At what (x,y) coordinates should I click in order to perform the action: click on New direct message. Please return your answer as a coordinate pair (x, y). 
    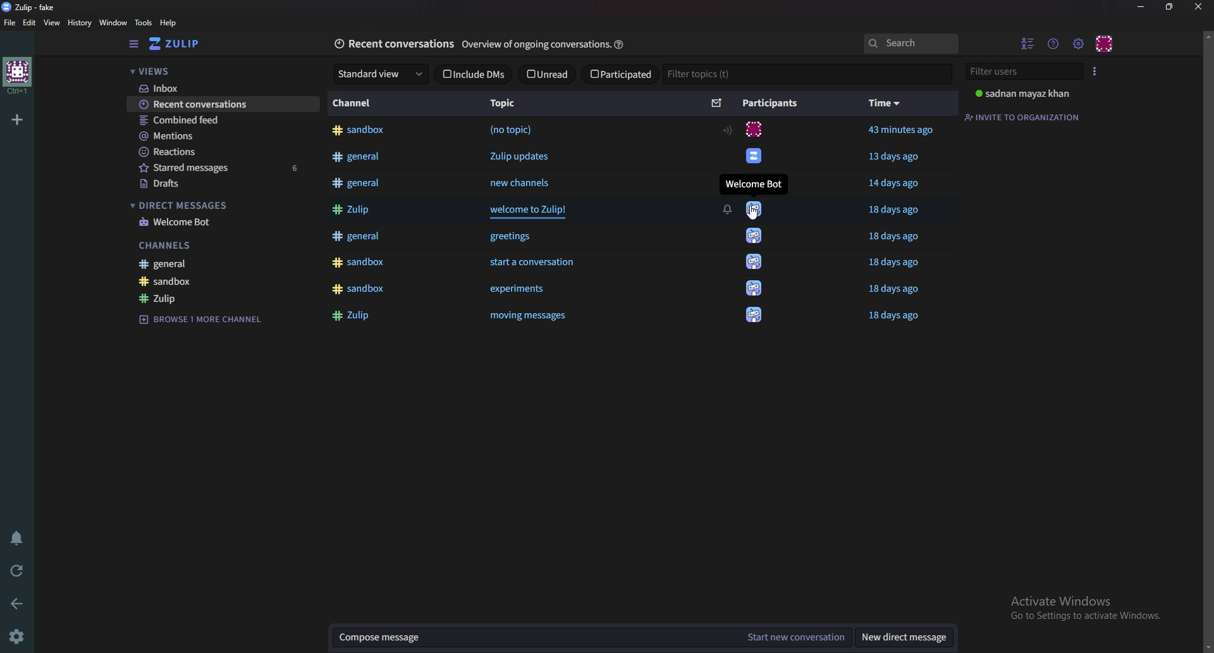
    Looking at the image, I should click on (904, 635).